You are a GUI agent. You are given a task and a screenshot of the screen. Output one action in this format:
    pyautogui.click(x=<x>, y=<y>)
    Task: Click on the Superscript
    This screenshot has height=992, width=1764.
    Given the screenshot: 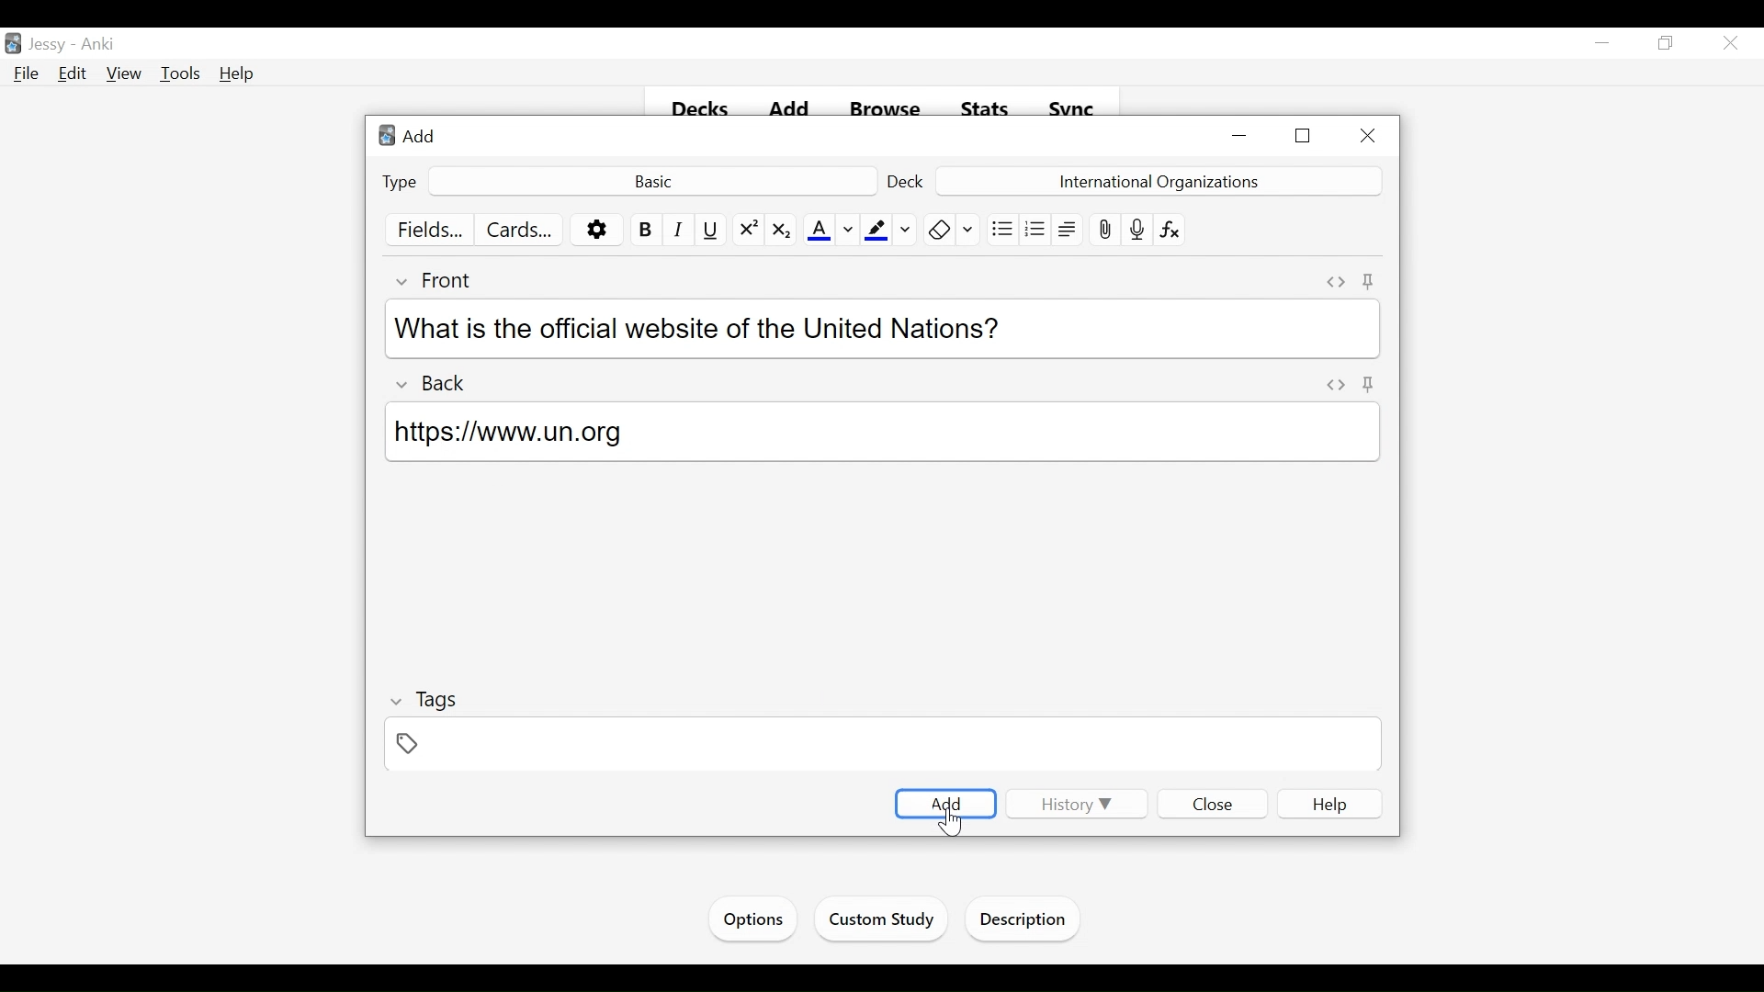 What is the action you would take?
    pyautogui.click(x=746, y=230)
    